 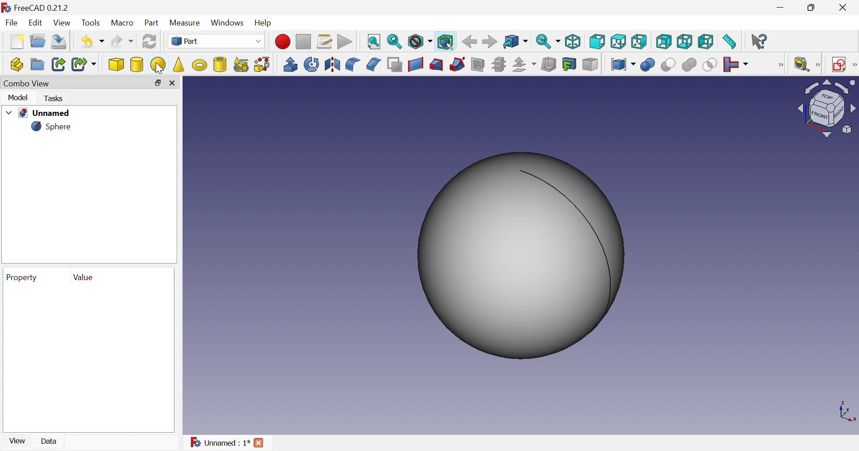 I want to click on Color per face, so click(x=590, y=64).